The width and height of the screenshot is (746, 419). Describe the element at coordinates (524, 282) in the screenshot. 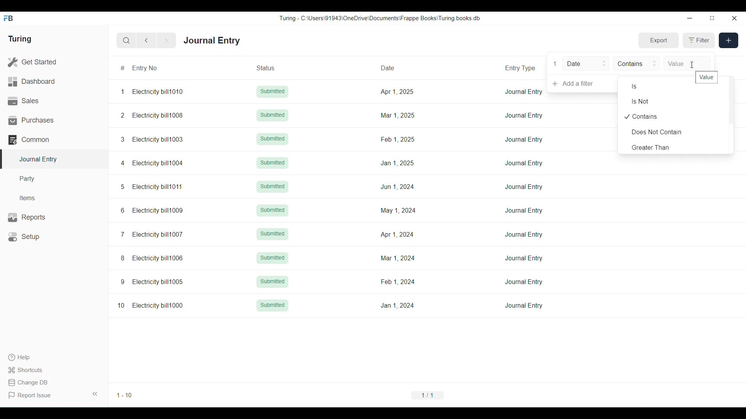

I see `Journal Entry` at that location.